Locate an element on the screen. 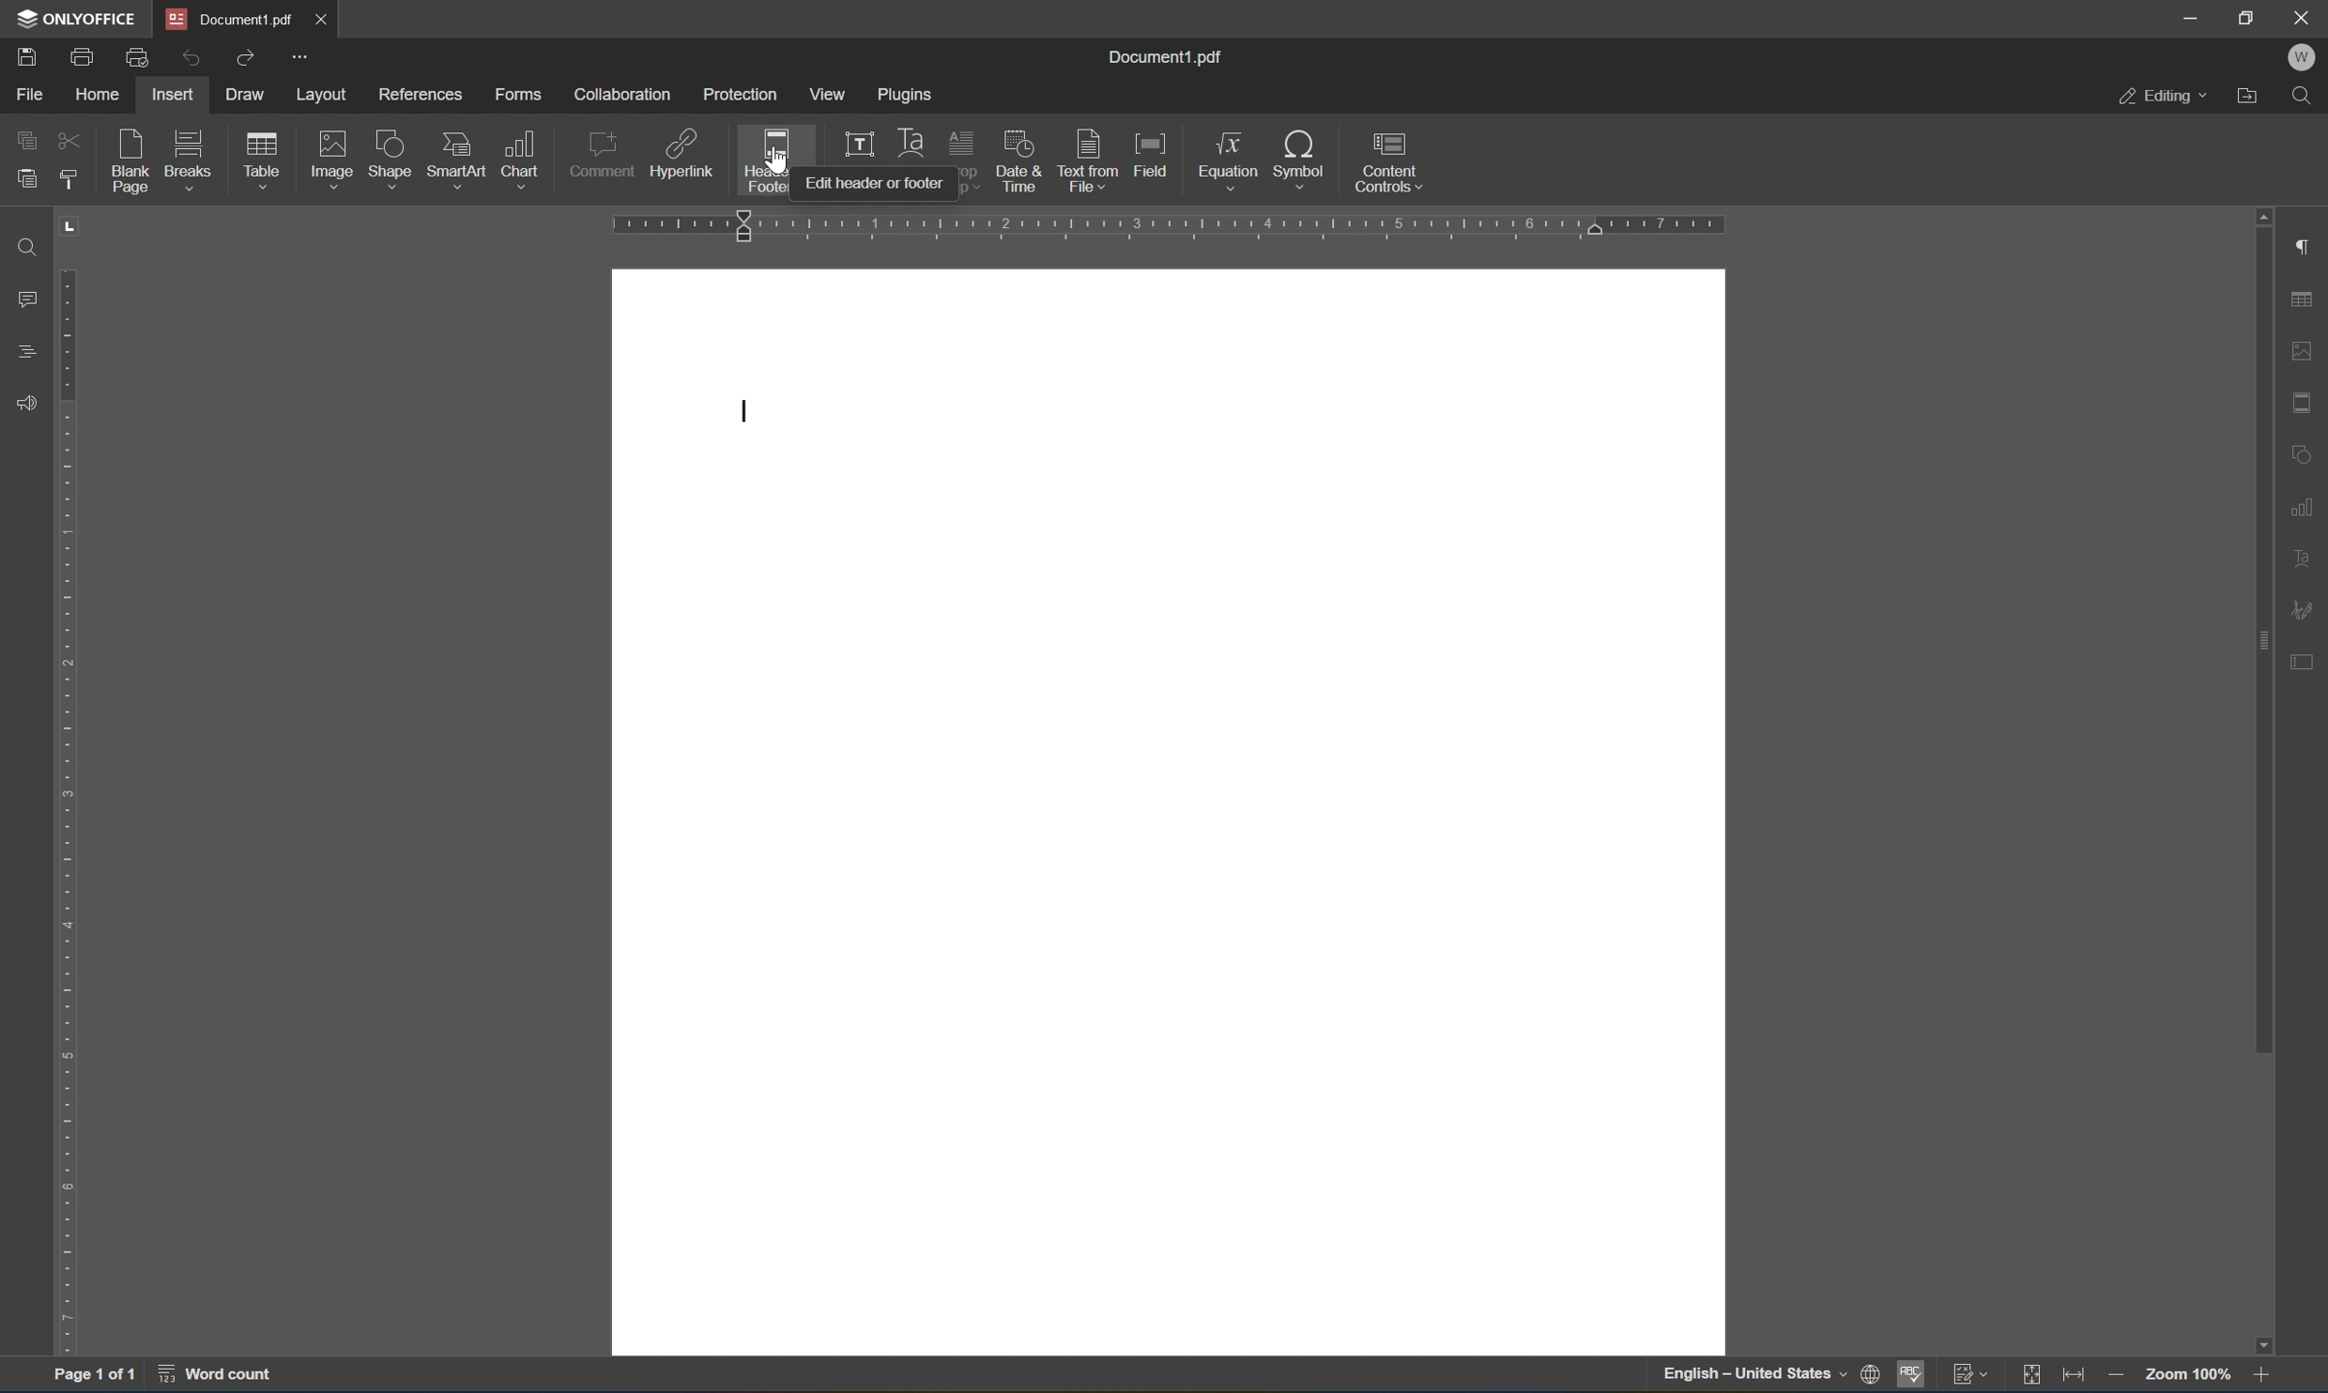 The image size is (2328, 1393). table is located at coordinates (267, 162).